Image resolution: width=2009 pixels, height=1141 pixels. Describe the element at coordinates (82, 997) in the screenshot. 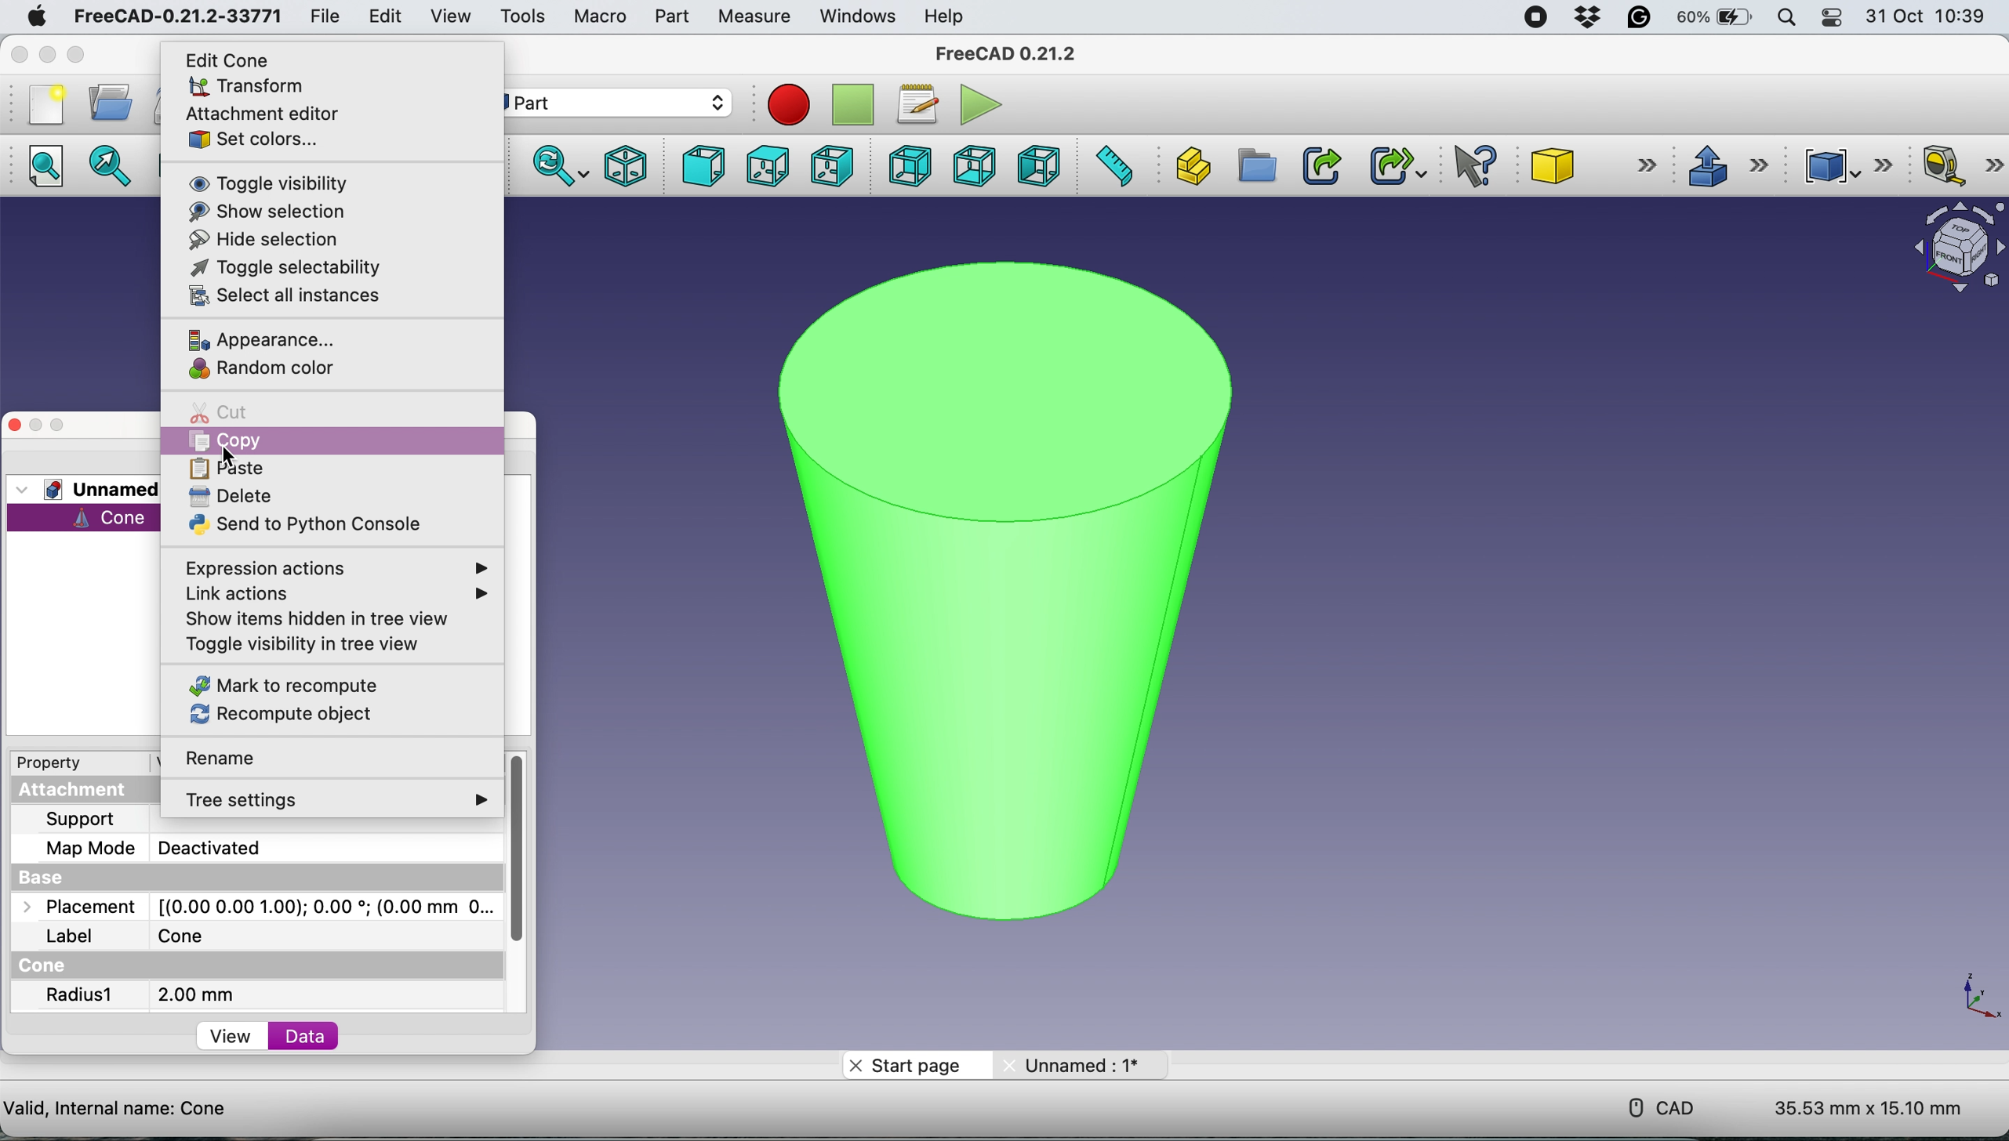

I see `radius` at that location.